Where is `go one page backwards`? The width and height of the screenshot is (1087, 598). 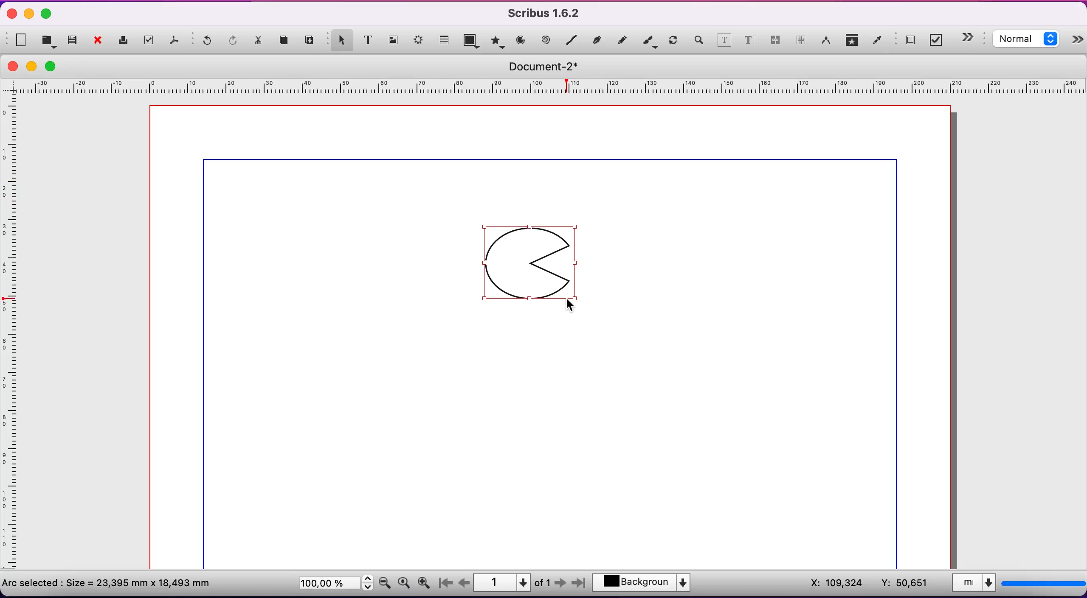
go one page backwards is located at coordinates (464, 583).